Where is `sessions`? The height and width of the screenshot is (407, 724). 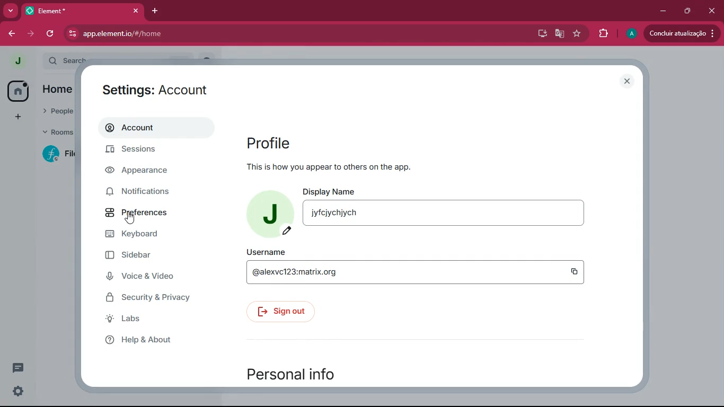
sessions is located at coordinates (153, 153).